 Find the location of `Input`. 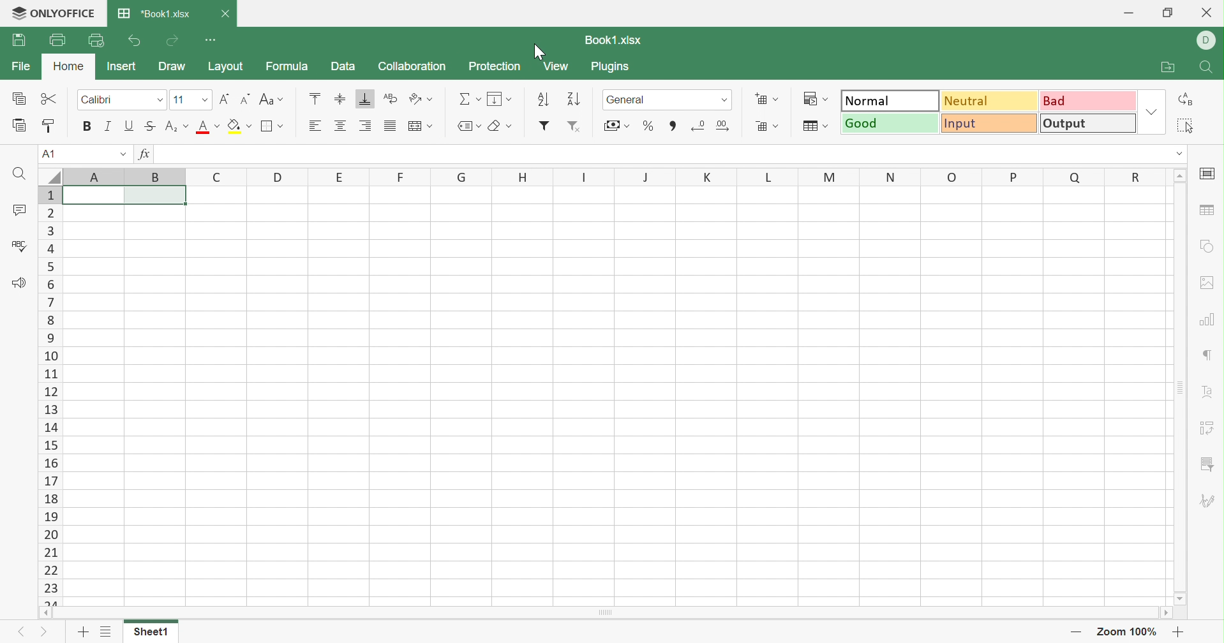

Input is located at coordinates (990, 122).